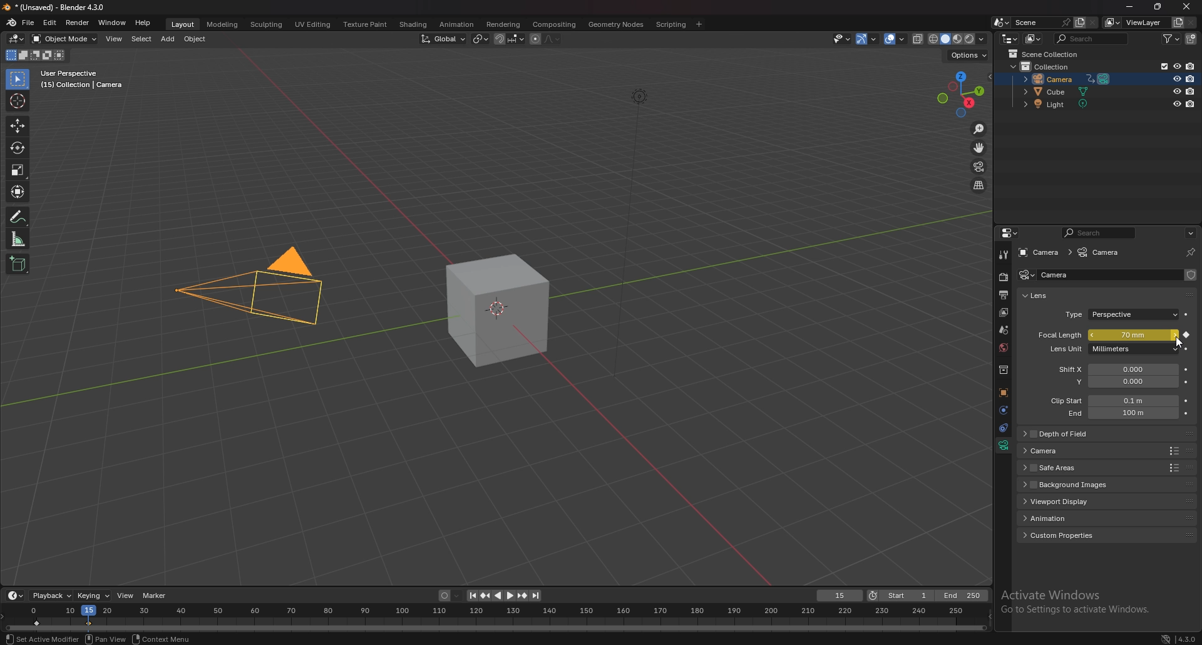 This screenshot has height=645, width=1202. What do you see at coordinates (1075, 434) in the screenshot?
I see `depth of field` at bounding box center [1075, 434].